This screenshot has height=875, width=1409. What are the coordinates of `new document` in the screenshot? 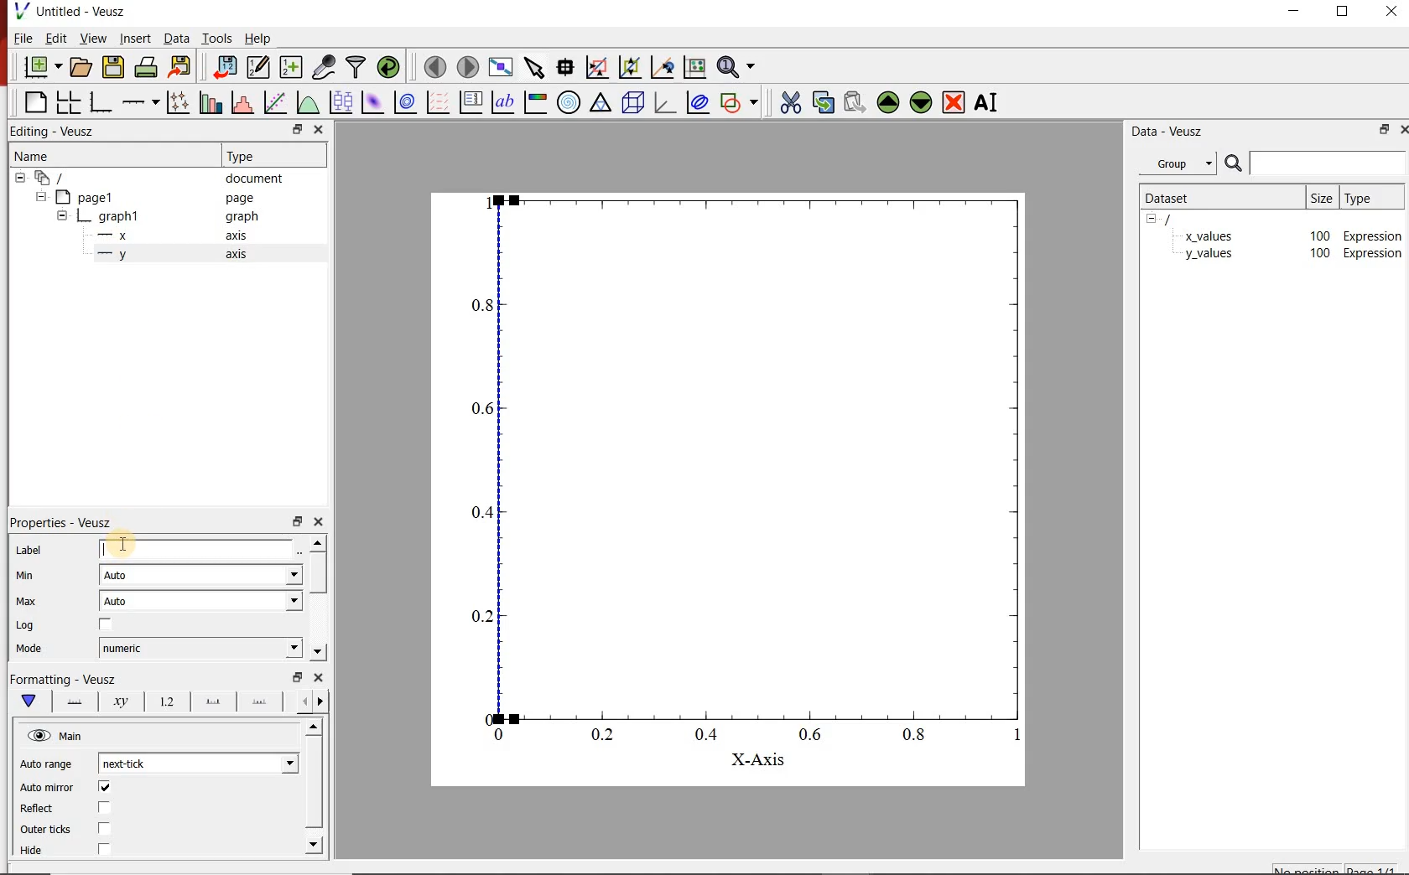 It's located at (43, 65).